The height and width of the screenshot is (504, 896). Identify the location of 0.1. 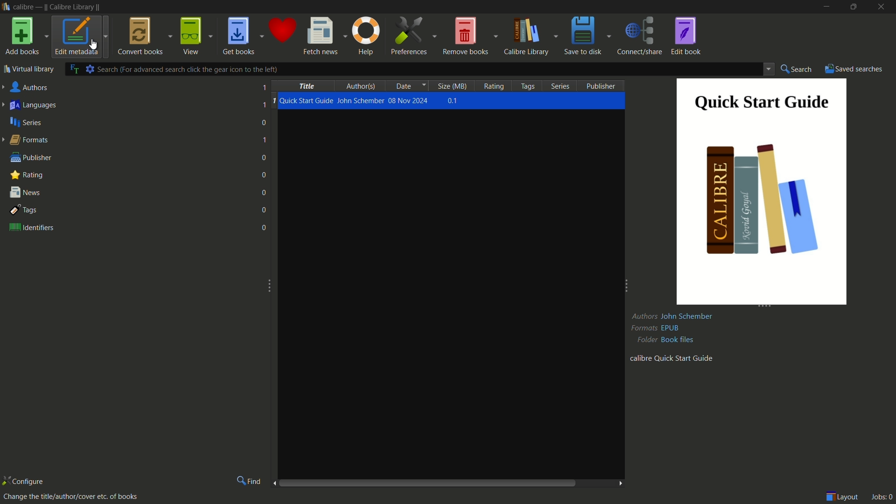
(451, 101).